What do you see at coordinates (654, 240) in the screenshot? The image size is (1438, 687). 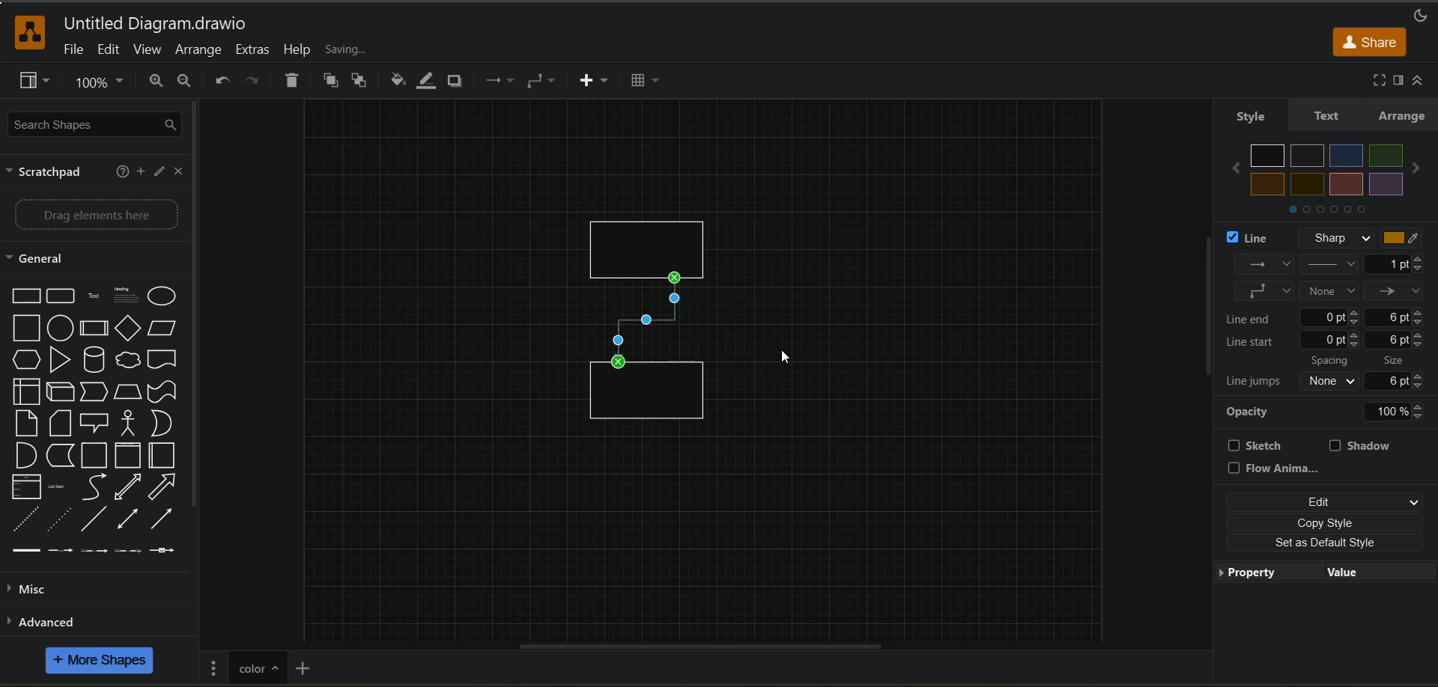 I see `rectangle` at bounding box center [654, 240].